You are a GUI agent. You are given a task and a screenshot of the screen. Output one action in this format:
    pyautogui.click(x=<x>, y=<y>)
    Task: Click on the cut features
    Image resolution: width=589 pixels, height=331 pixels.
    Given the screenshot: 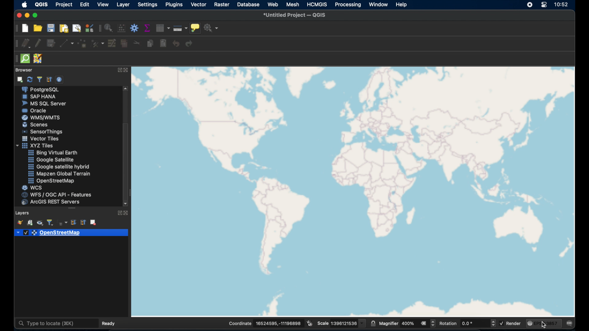 What is the action you would take?
    pyautogui.click(x=136, y=43)
    